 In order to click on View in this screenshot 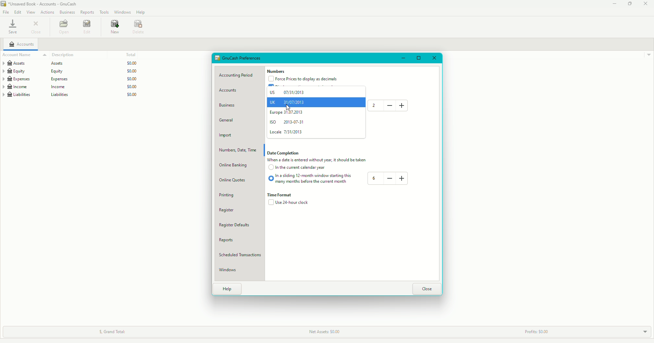, I will do `click(31, 12)`.